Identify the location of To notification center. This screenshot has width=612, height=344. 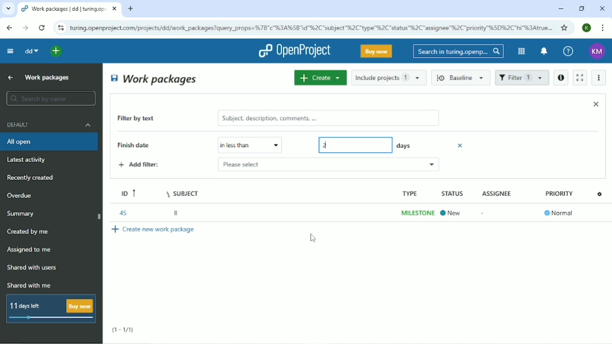
(543, 52).